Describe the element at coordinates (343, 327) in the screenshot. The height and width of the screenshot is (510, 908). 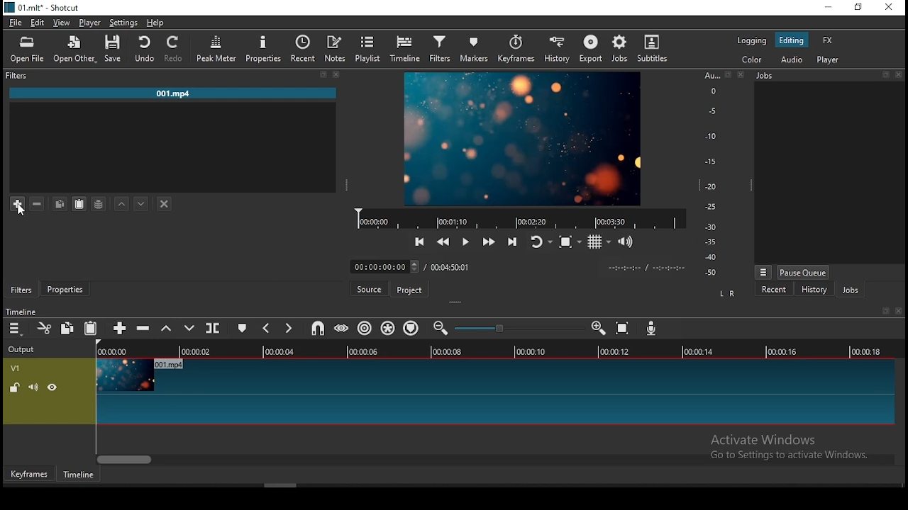
I see `scrub while dragging` at that location.